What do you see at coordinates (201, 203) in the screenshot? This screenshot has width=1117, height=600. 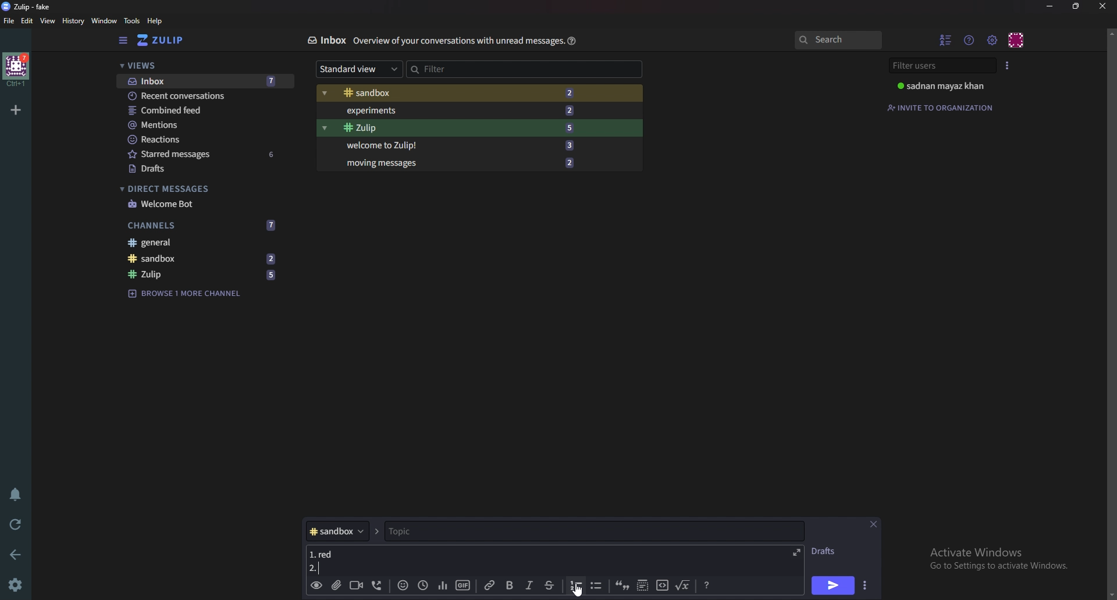 I see `welcome bot` at bounding box center [201, 203].